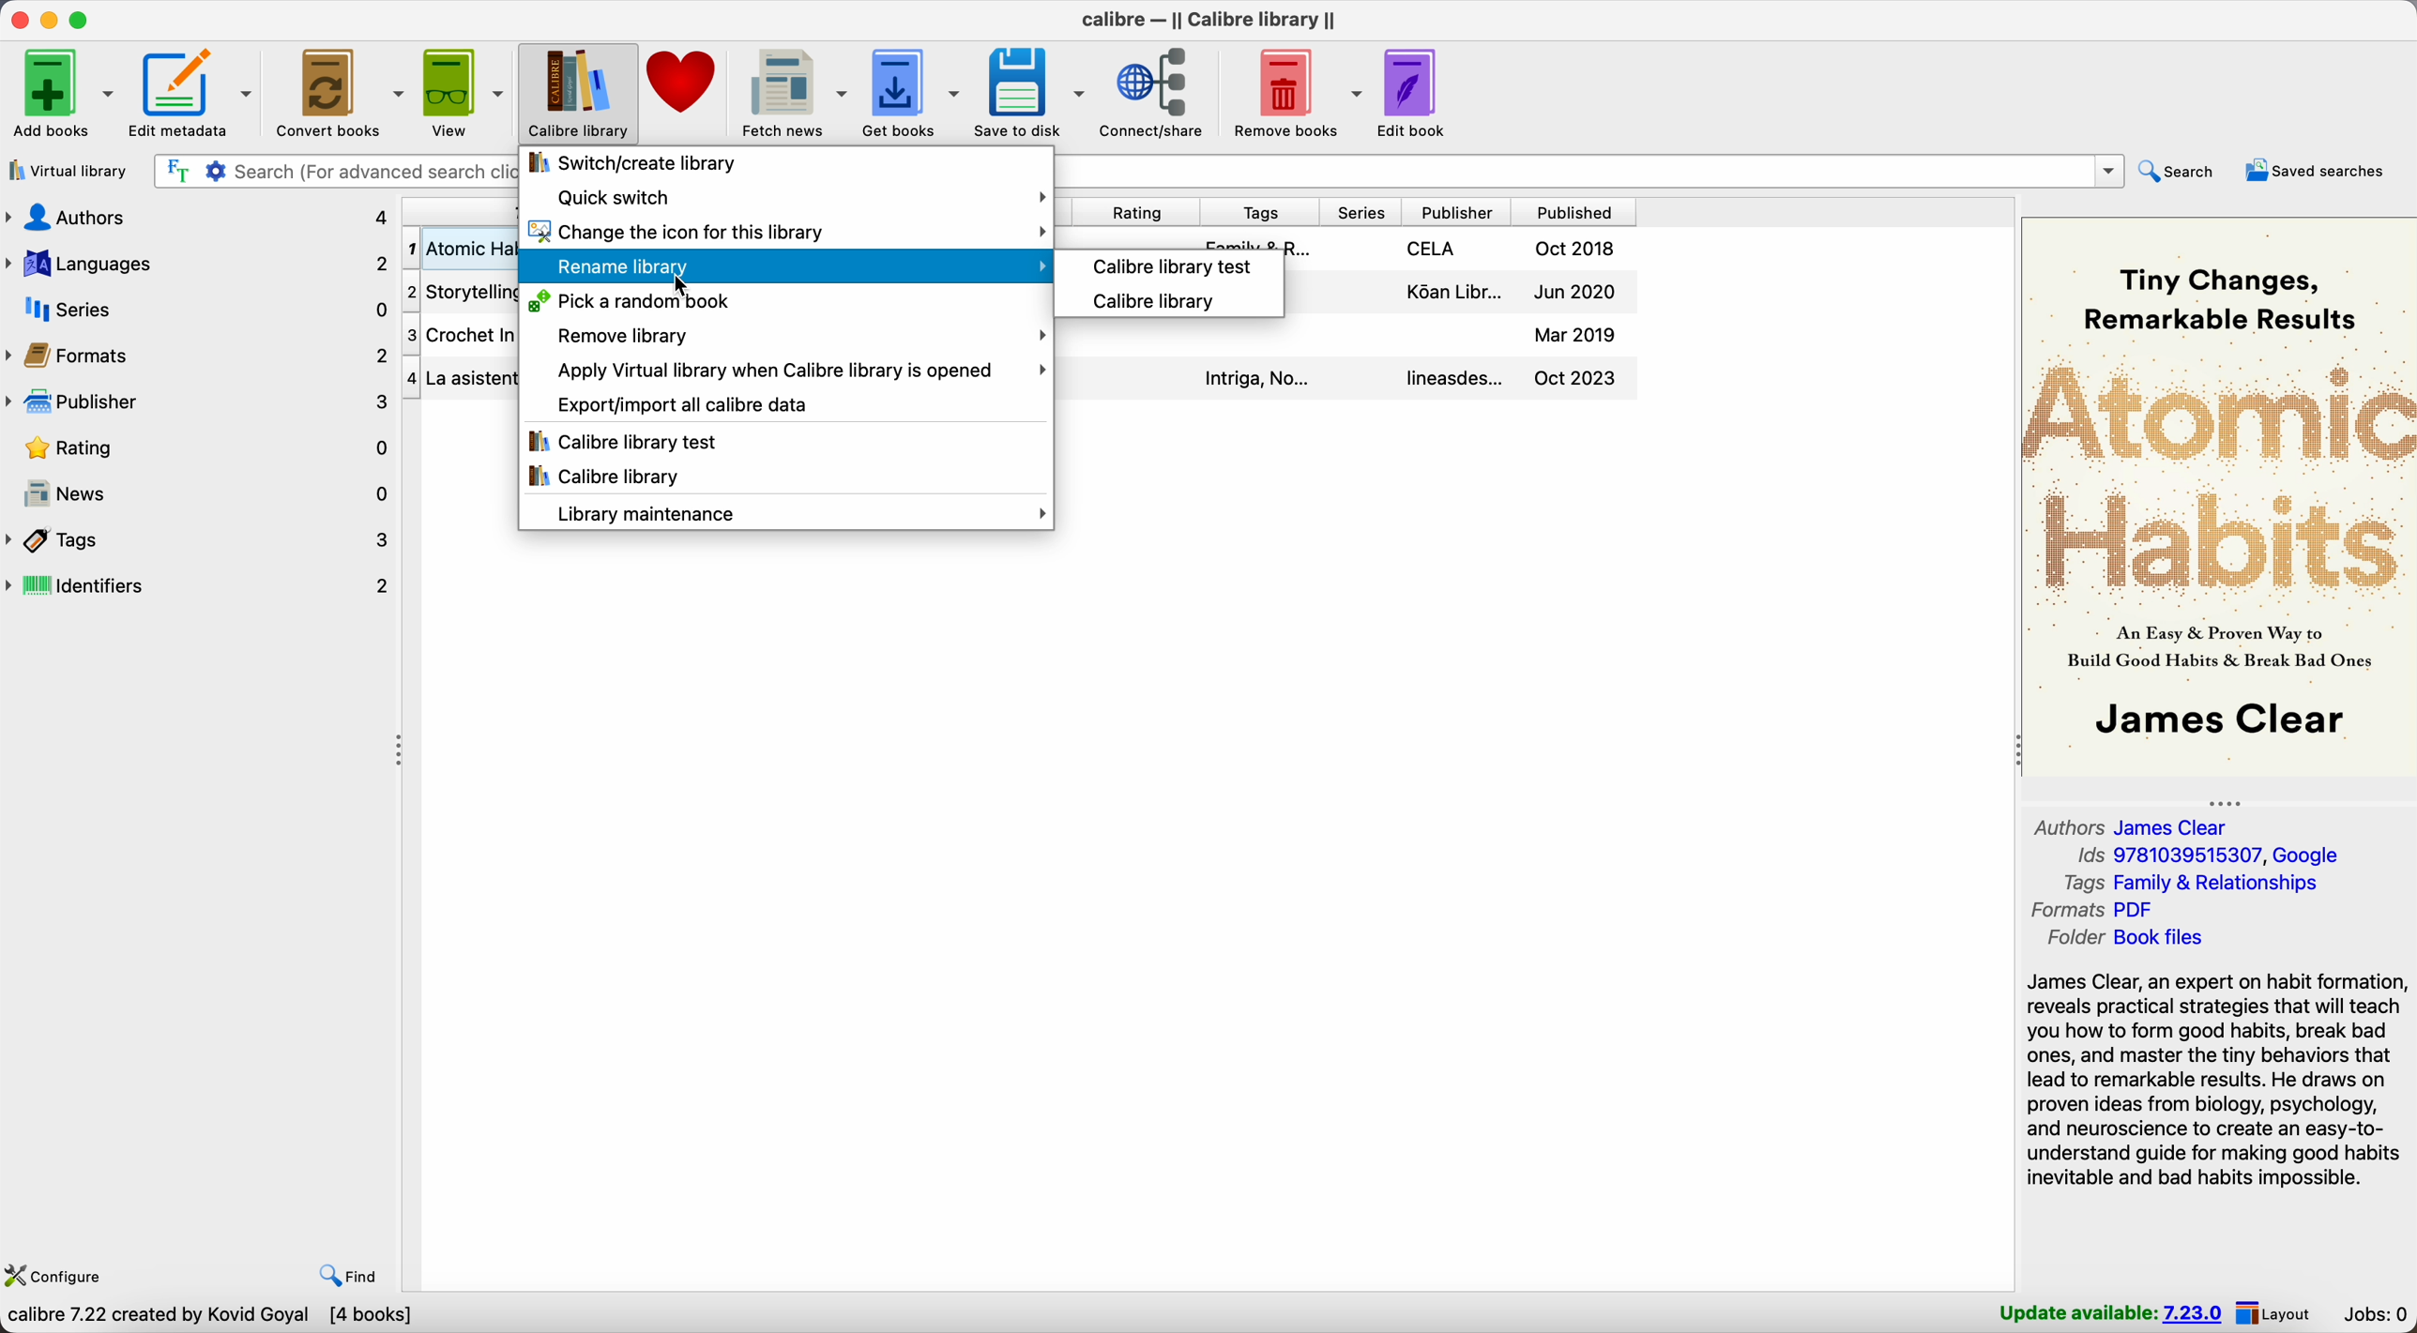  I want to click on update available: 7.23.0, so click(2107, 1312).